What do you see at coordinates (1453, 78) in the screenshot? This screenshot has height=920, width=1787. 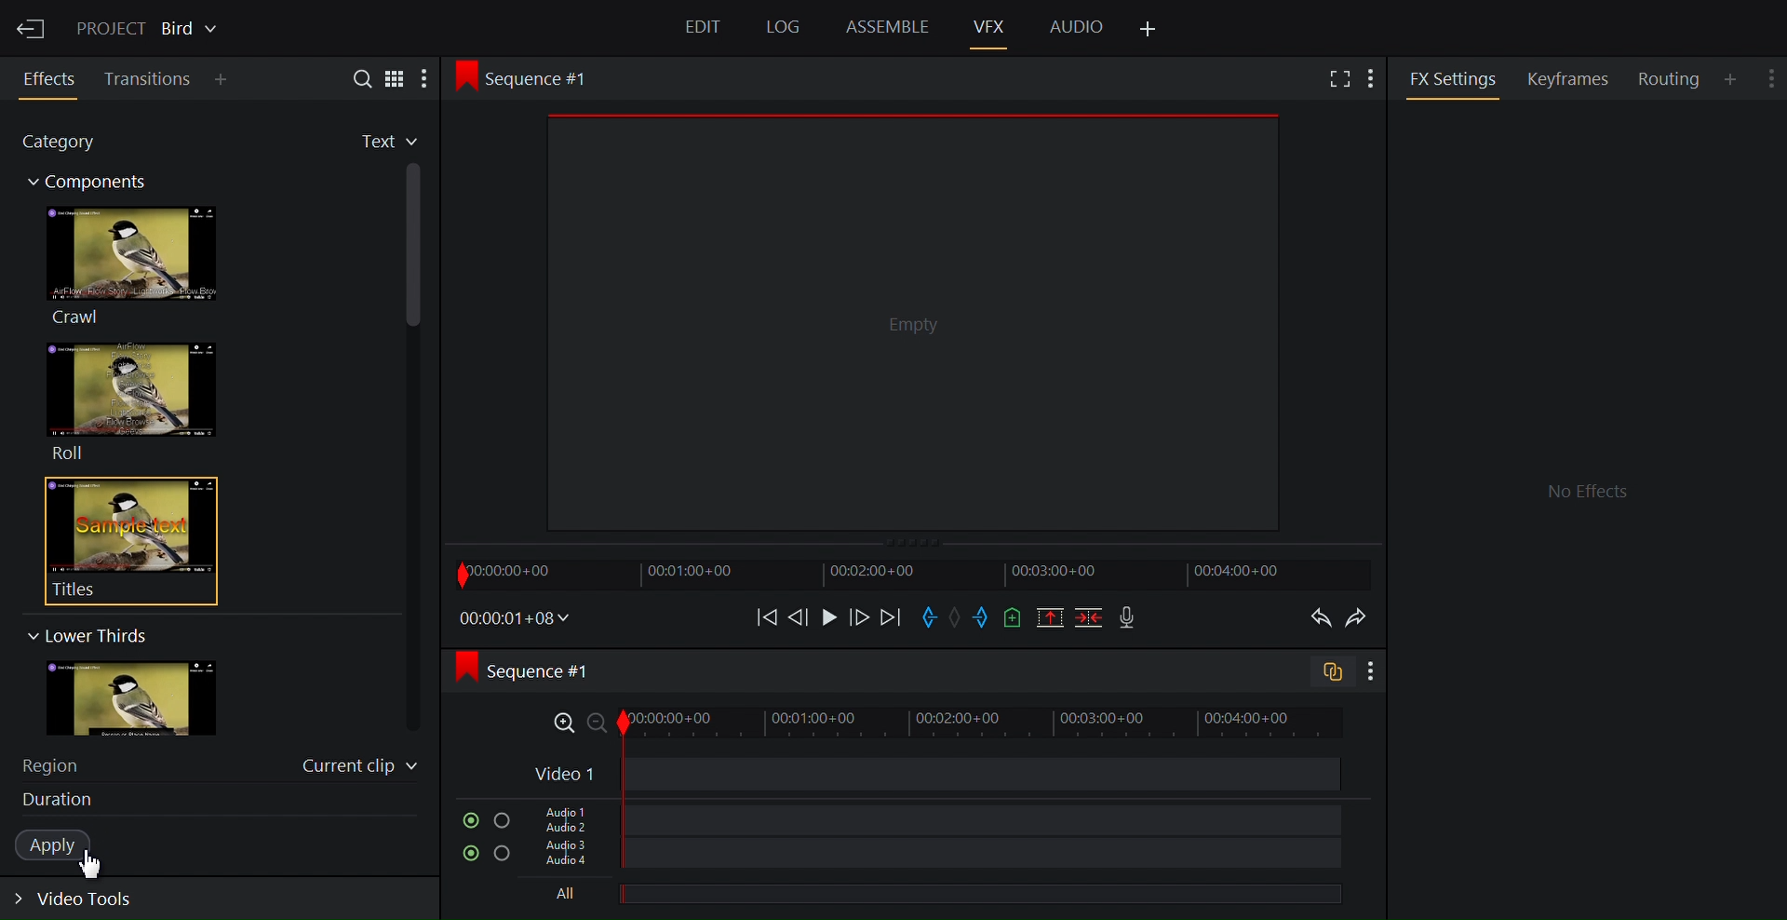 I see `FX Settings` at bounding box center [1453, 78].